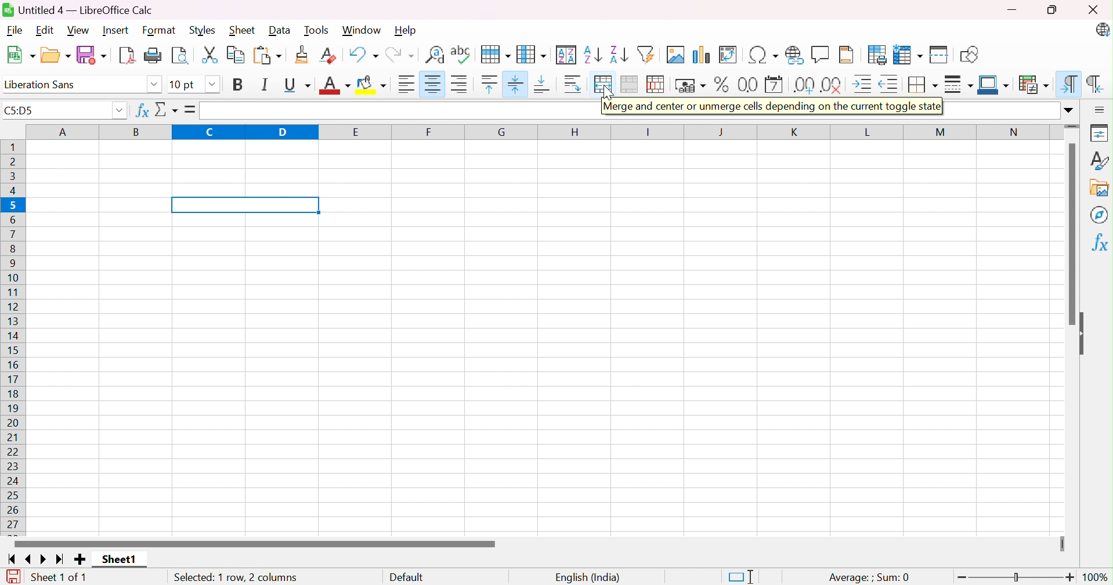 The image size is (1113, 585). What do you see at coordinates (43, 84) in the screenshot?
I see `Liberation Sans` at bounding box center [43, 84].